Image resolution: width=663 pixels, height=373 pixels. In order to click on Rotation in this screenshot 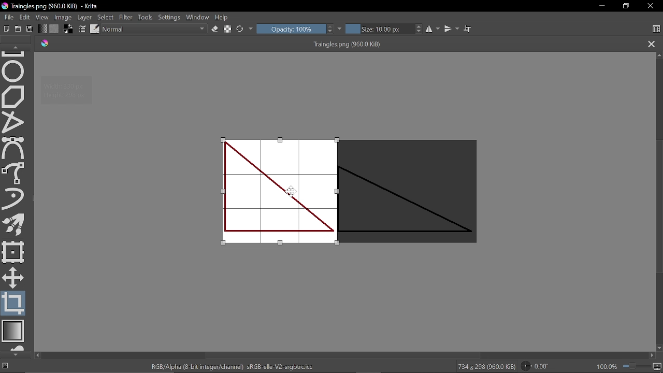, I will do `click(538, 366)`.